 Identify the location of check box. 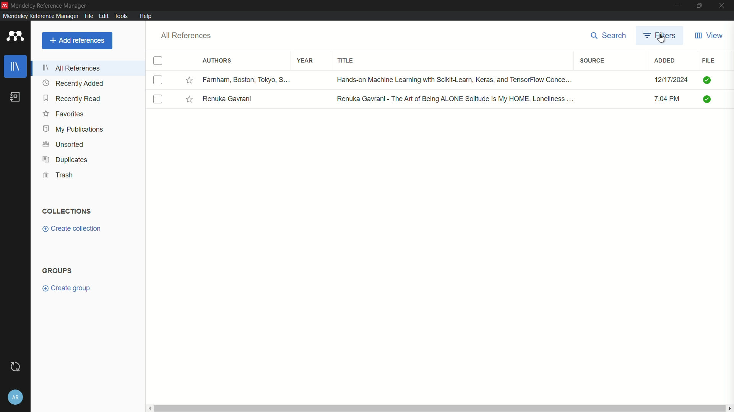
(159, 61).